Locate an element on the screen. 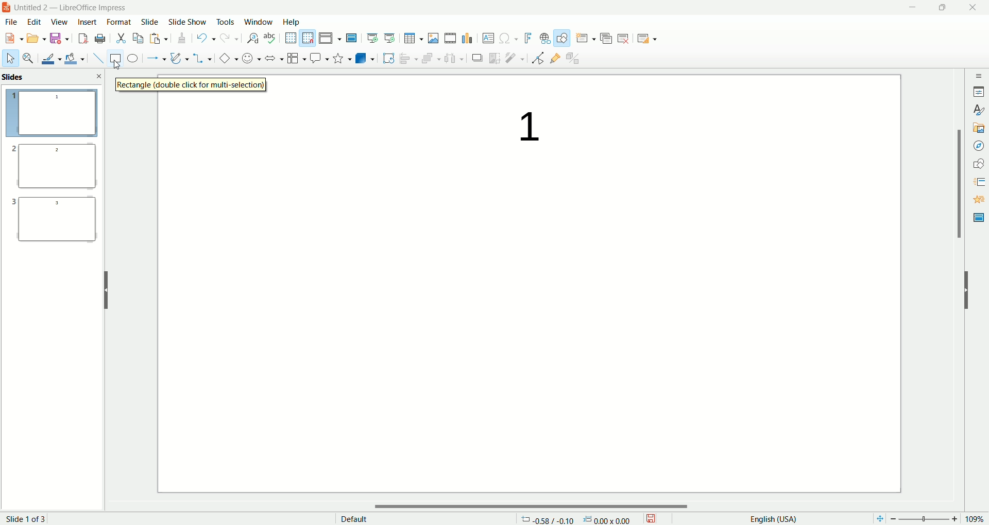 The width and height of the screenshot is (989, 525). toggle extrusion is located at coordinates (575, 59).